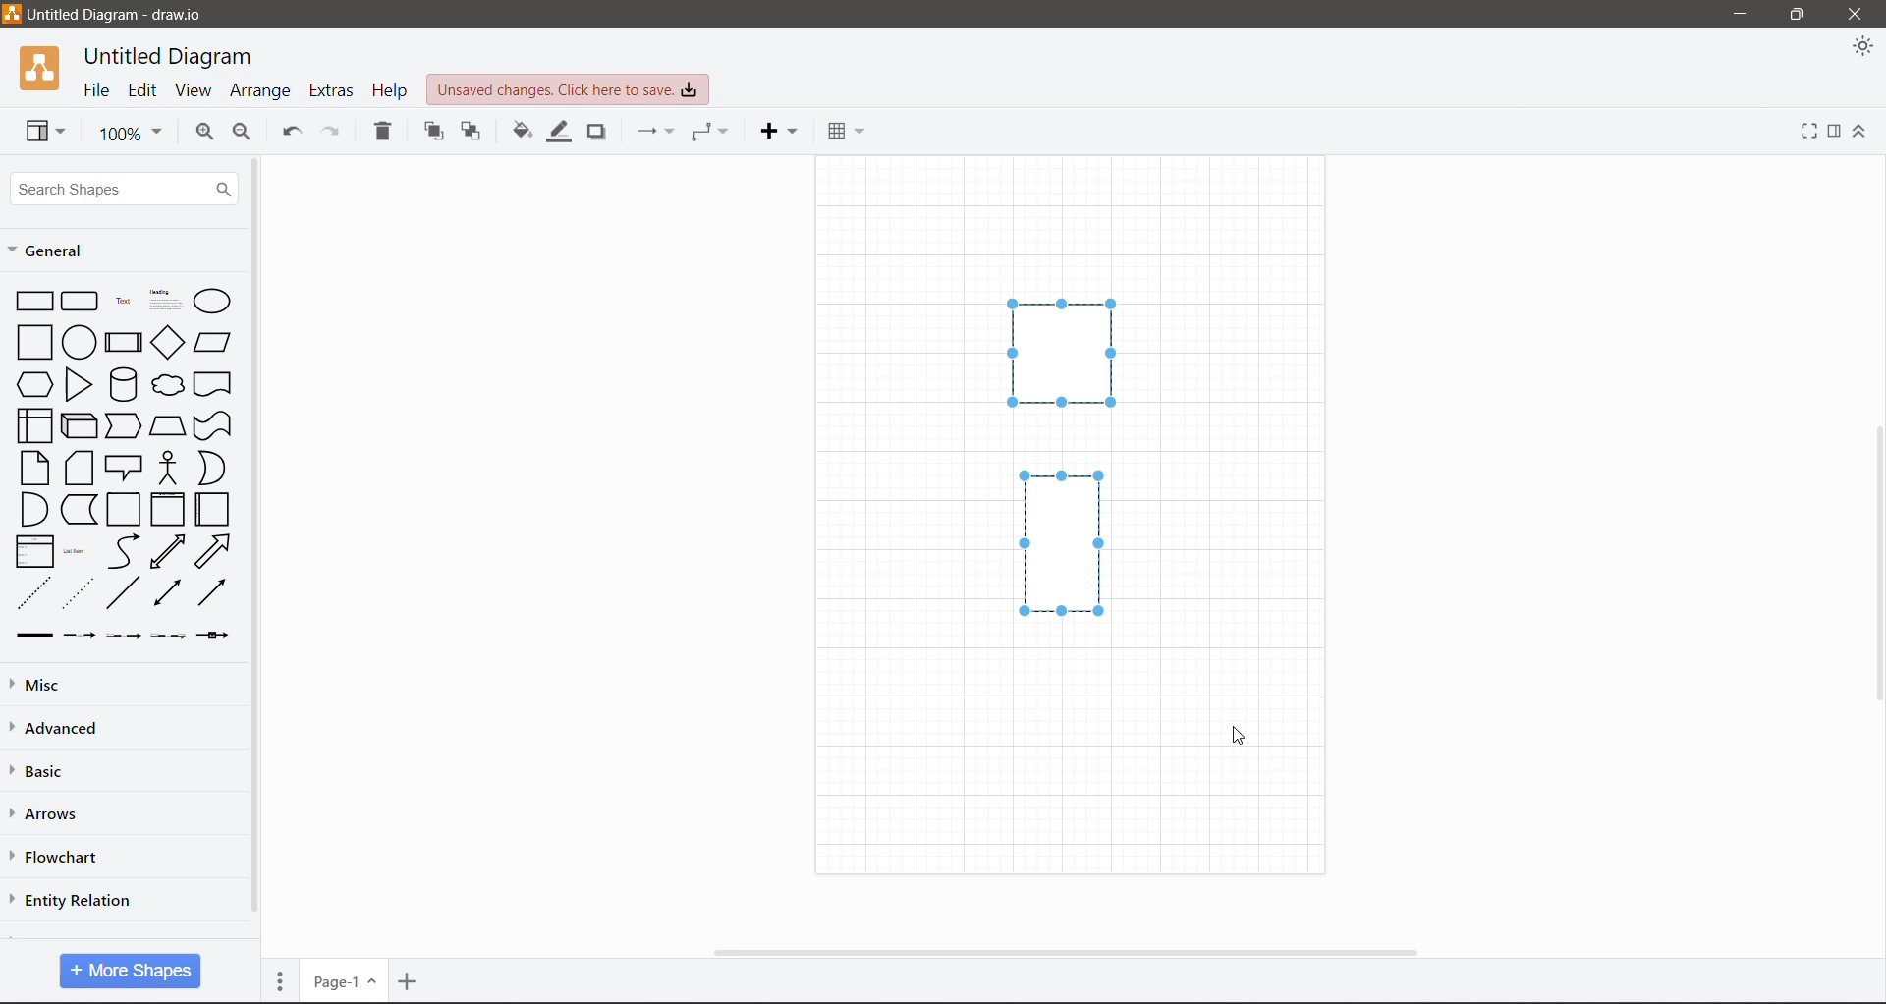 The image size is (1886, 1004). Describe the element at coordinates (1874, 565) in the screenshot. I see `Vertical Scroll Bar` at that location.